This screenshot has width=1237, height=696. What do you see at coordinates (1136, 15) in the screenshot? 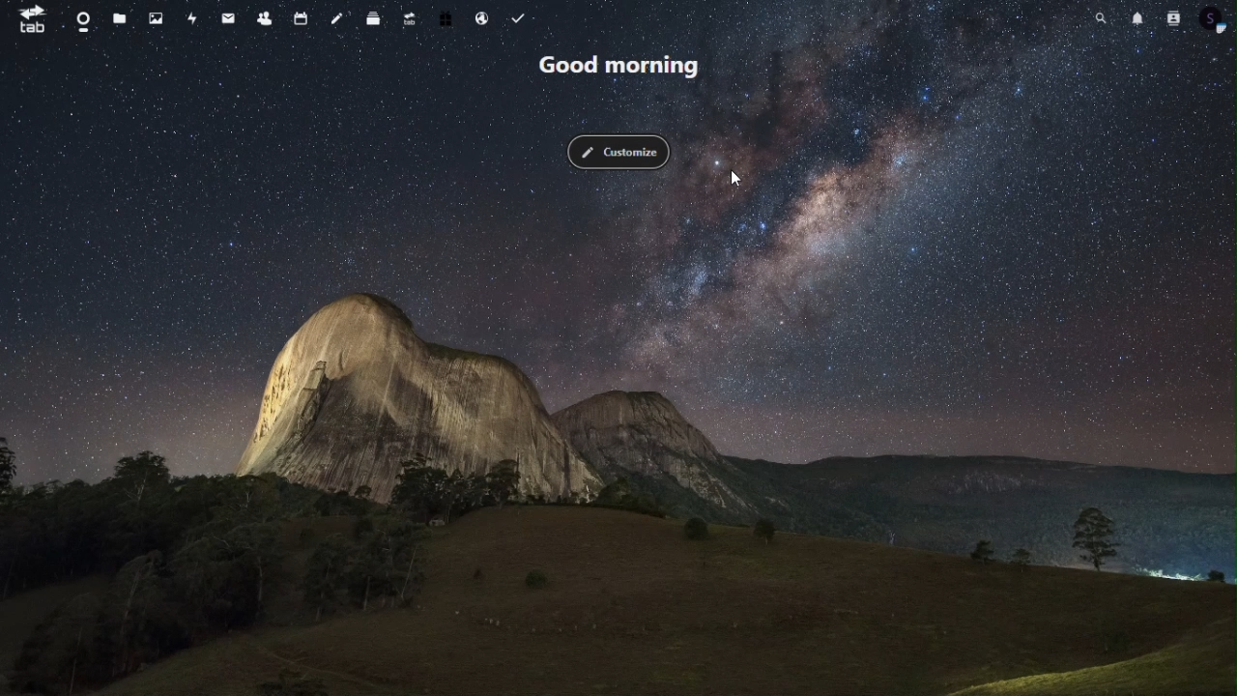
I see `notification` at bounding box center [1136, 15].